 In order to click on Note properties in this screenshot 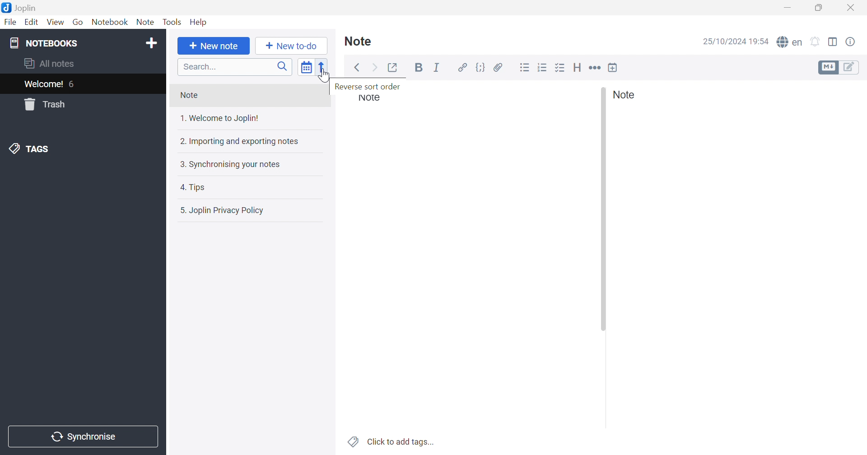, I will do `click(851, 42)`.